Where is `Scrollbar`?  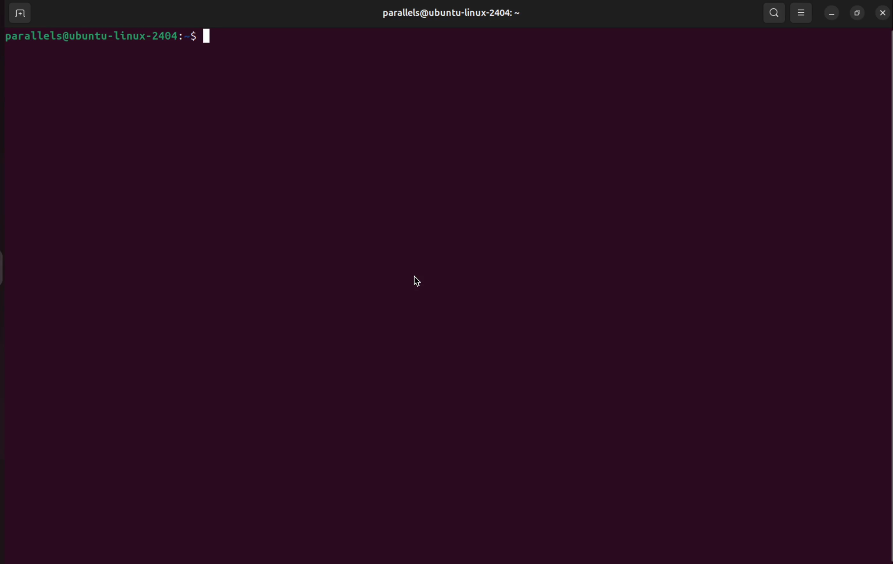 Scrollbar is located at coordinates (887, 303).